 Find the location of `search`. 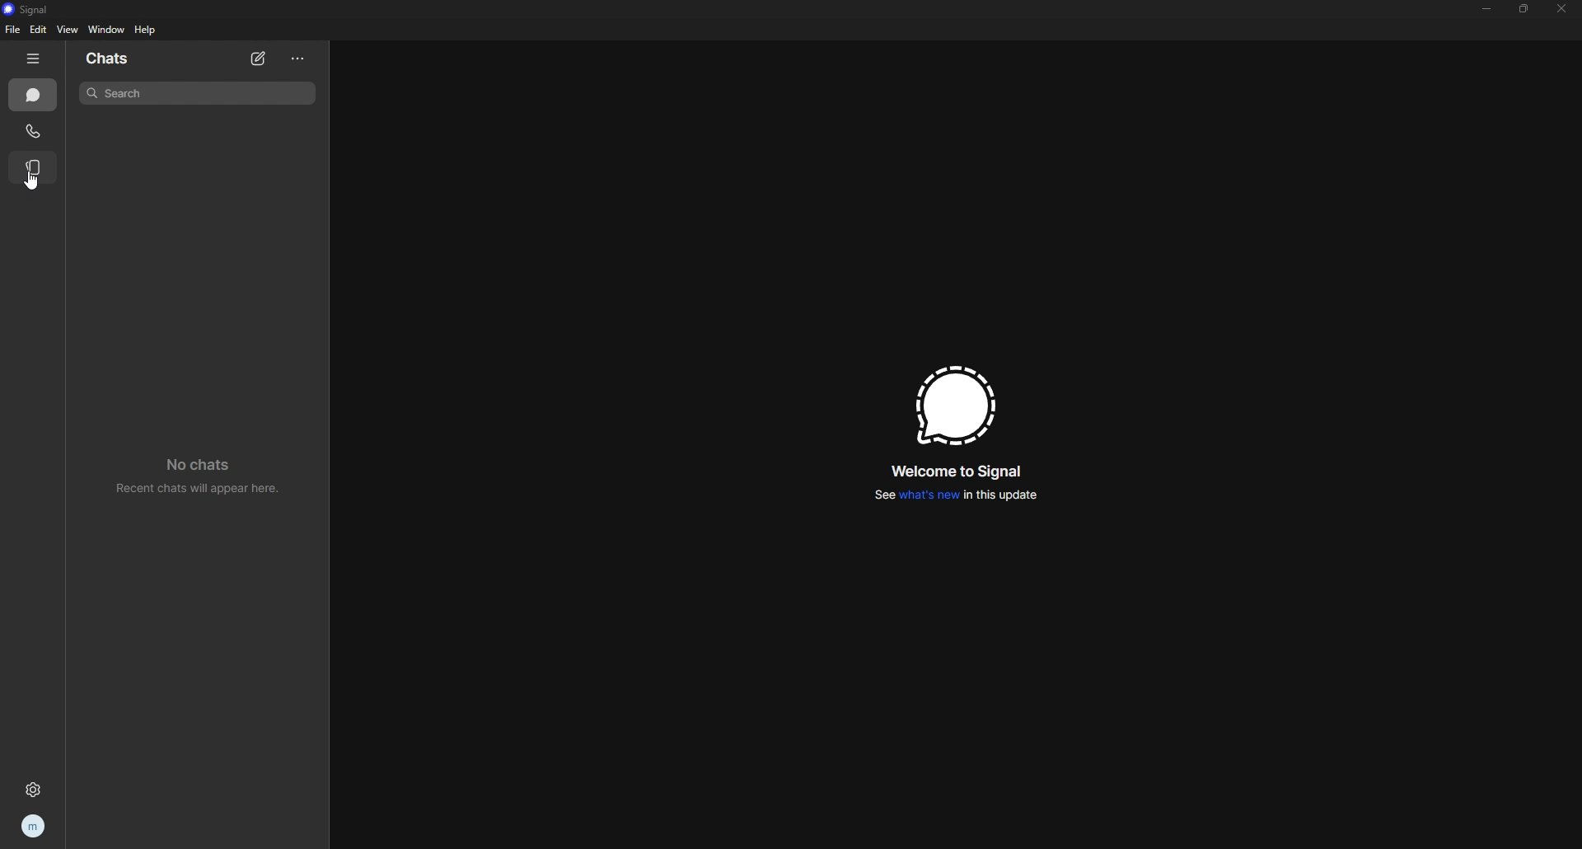

search is located at coordinates (196, 92).